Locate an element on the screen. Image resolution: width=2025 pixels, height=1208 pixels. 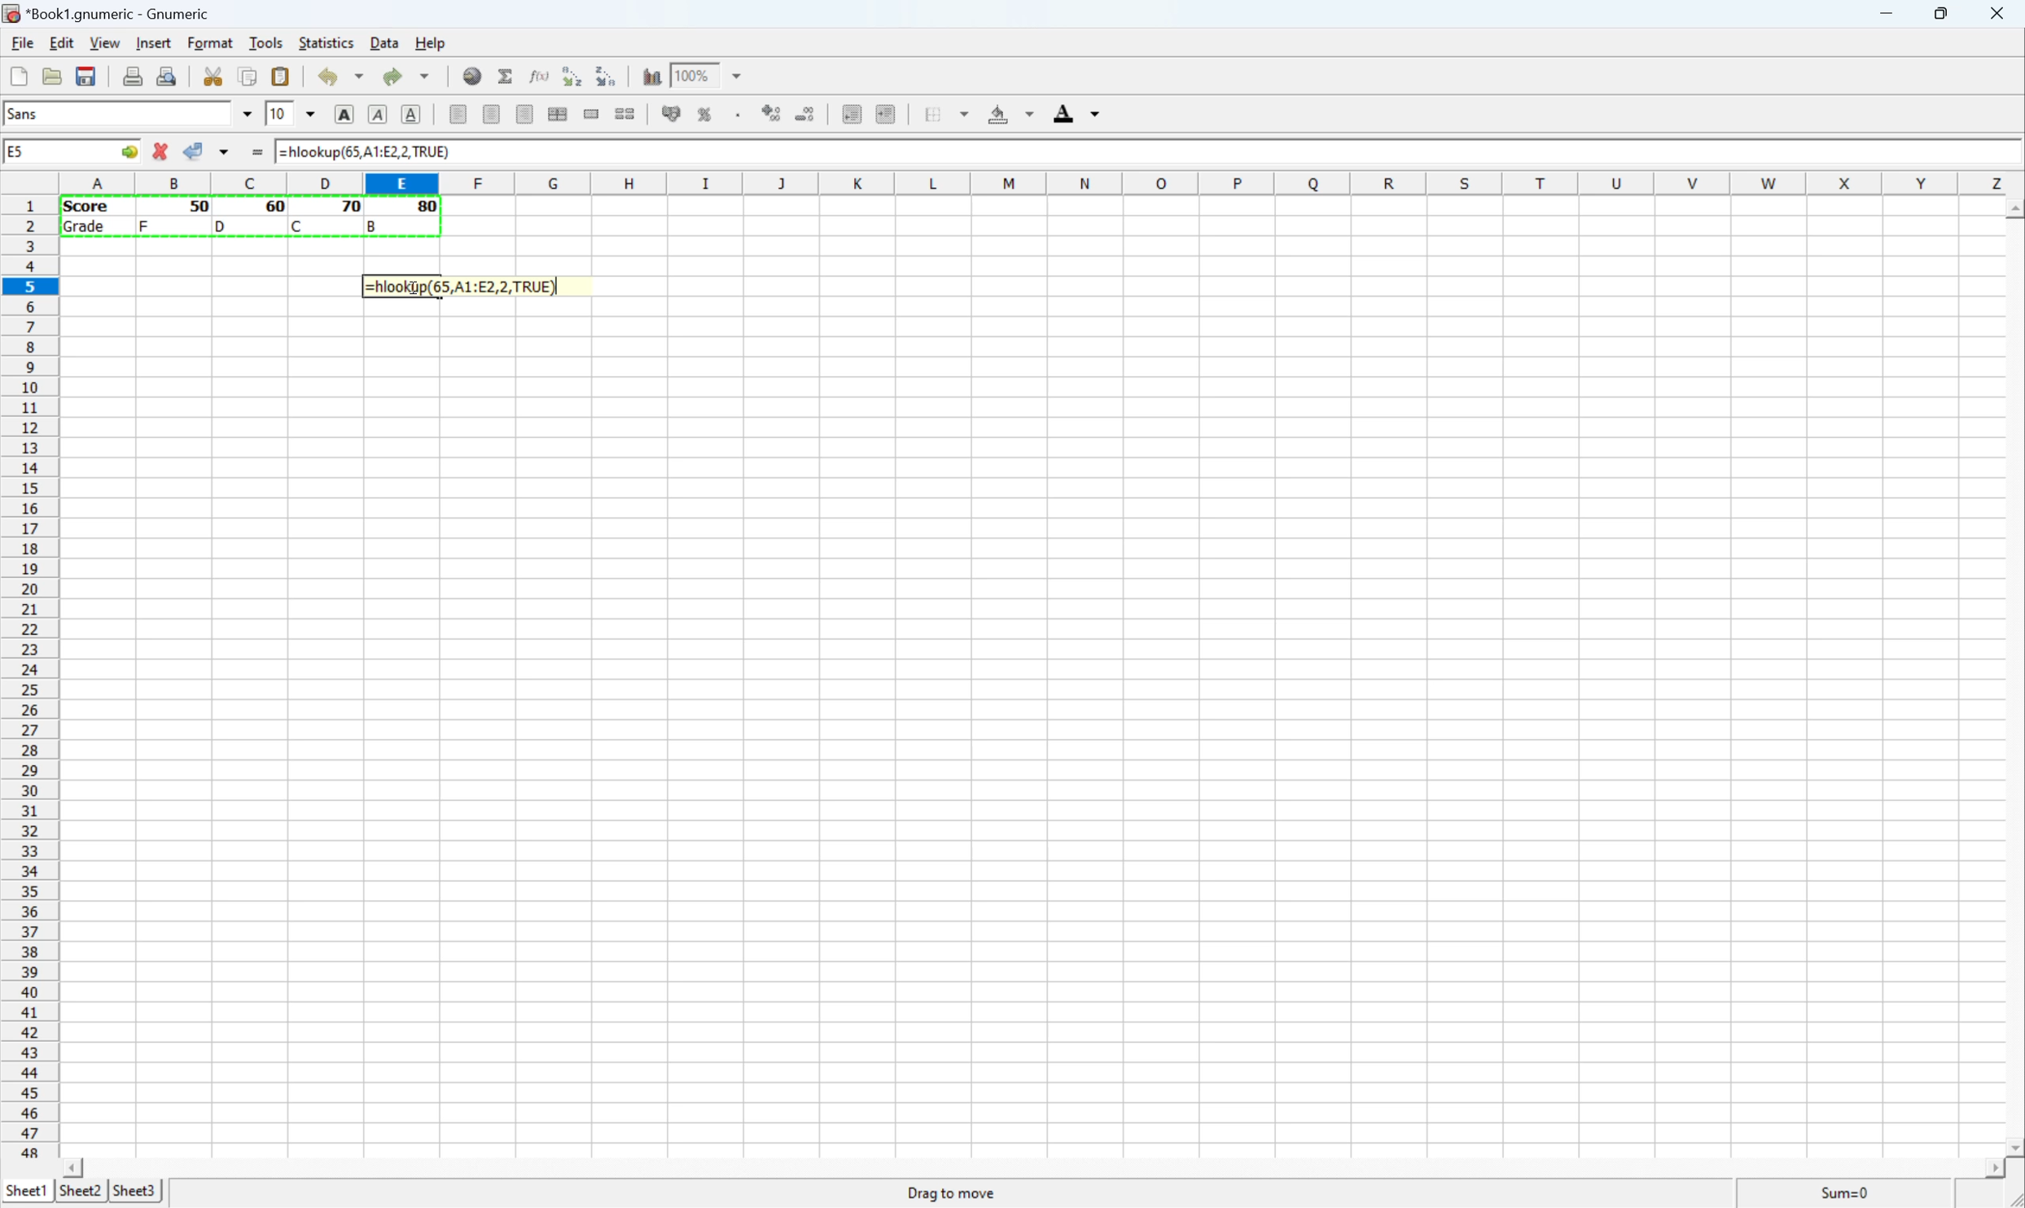
100% is located at coordinates (695, 75).